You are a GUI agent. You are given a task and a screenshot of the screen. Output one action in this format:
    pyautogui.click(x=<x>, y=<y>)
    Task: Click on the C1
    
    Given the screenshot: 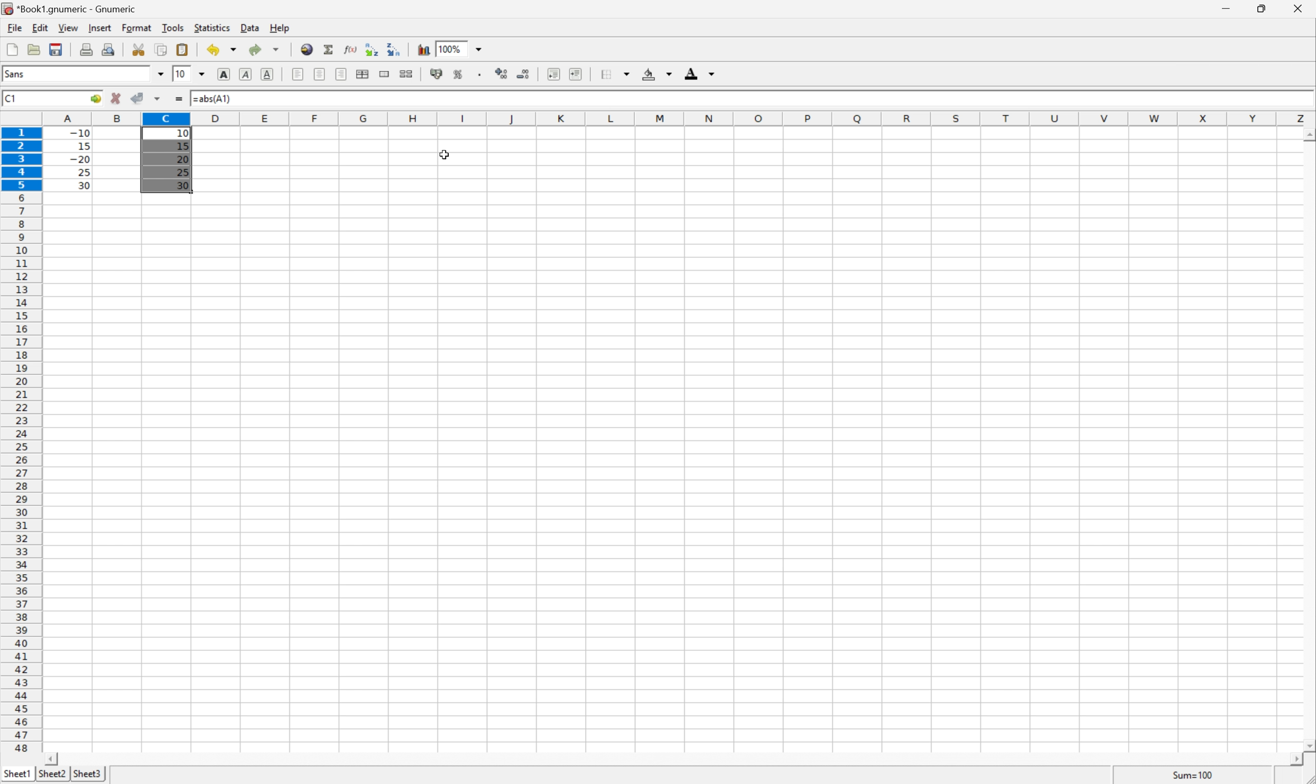 What is the action you would take?
    pyautogui.click(x=12, y=97)
    